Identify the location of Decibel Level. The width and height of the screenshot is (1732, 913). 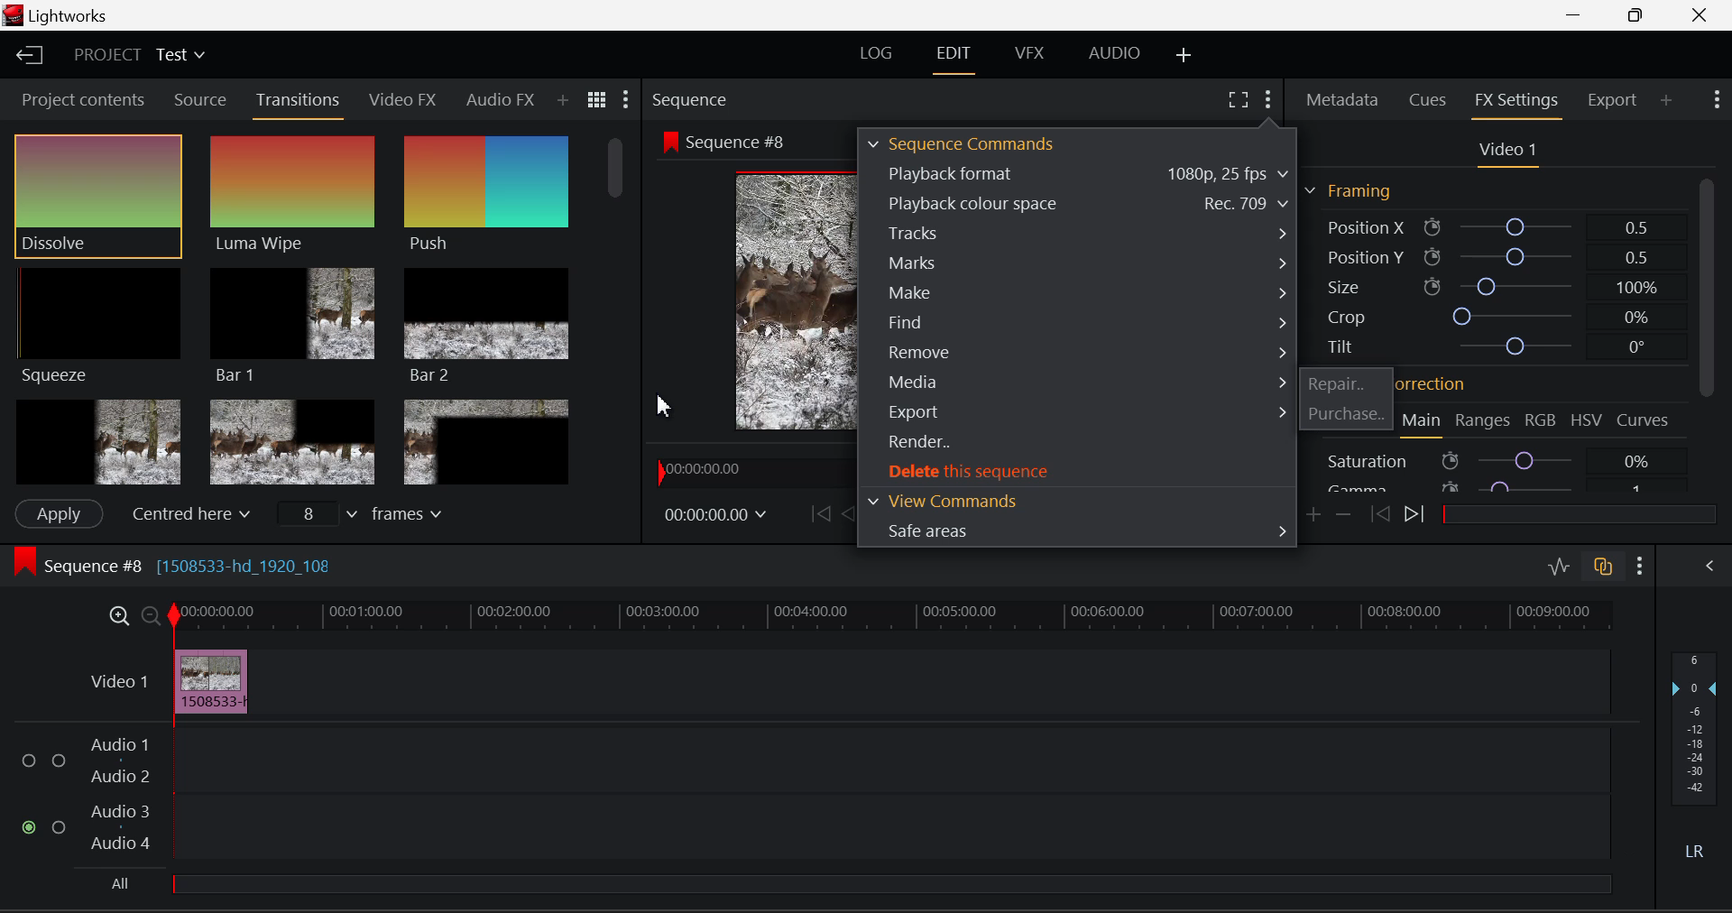
(1696, 750).